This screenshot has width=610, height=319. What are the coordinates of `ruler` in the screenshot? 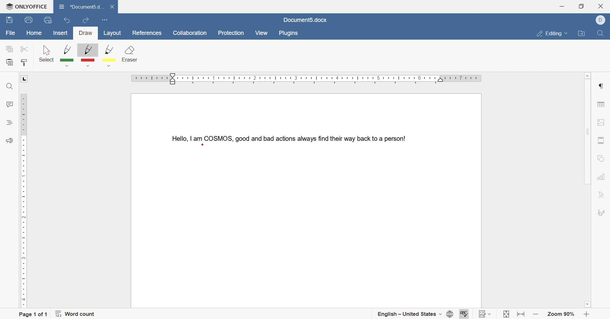 It's located at (308, 79).